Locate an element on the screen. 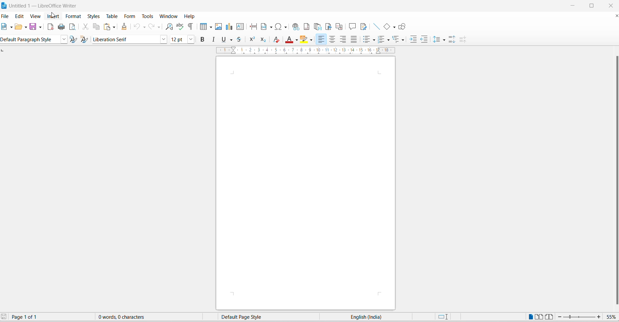 The width and height of the screenshot is (619, 322). create new style from selection is located at coordinates (86, 40).